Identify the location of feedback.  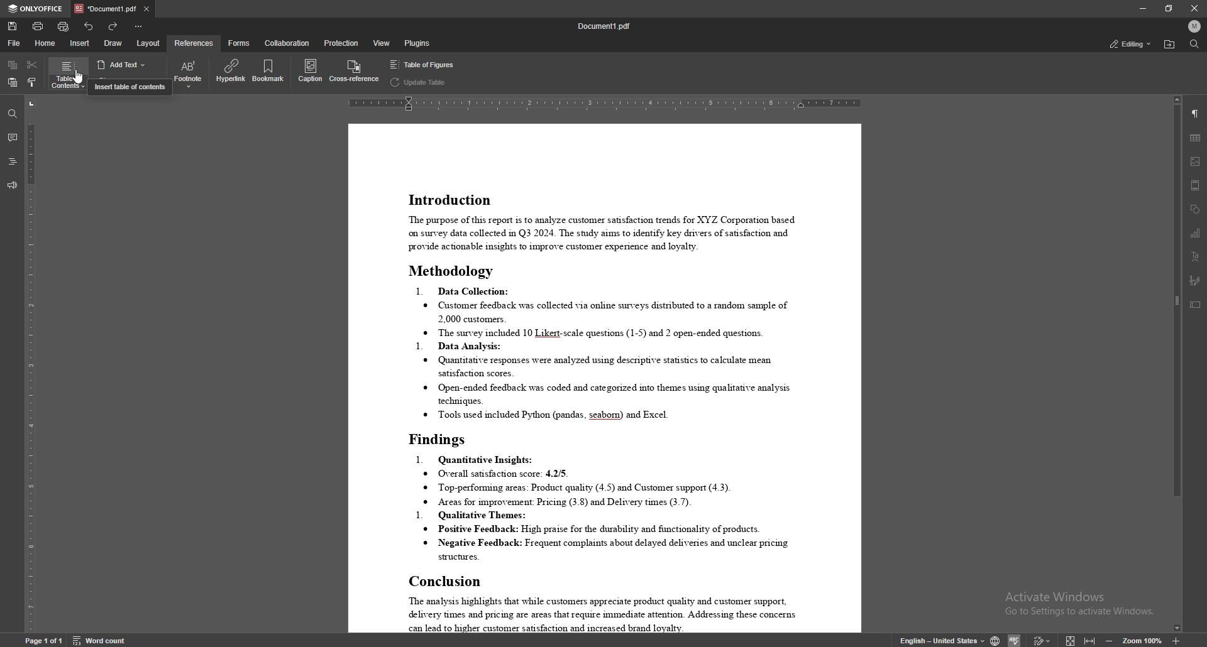
(13, 185).